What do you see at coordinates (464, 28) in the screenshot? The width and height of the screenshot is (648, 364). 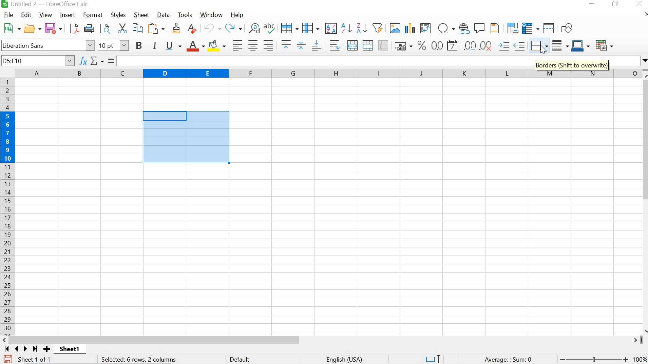 I see `insert hyperlink` at bounding box center [464, 28].